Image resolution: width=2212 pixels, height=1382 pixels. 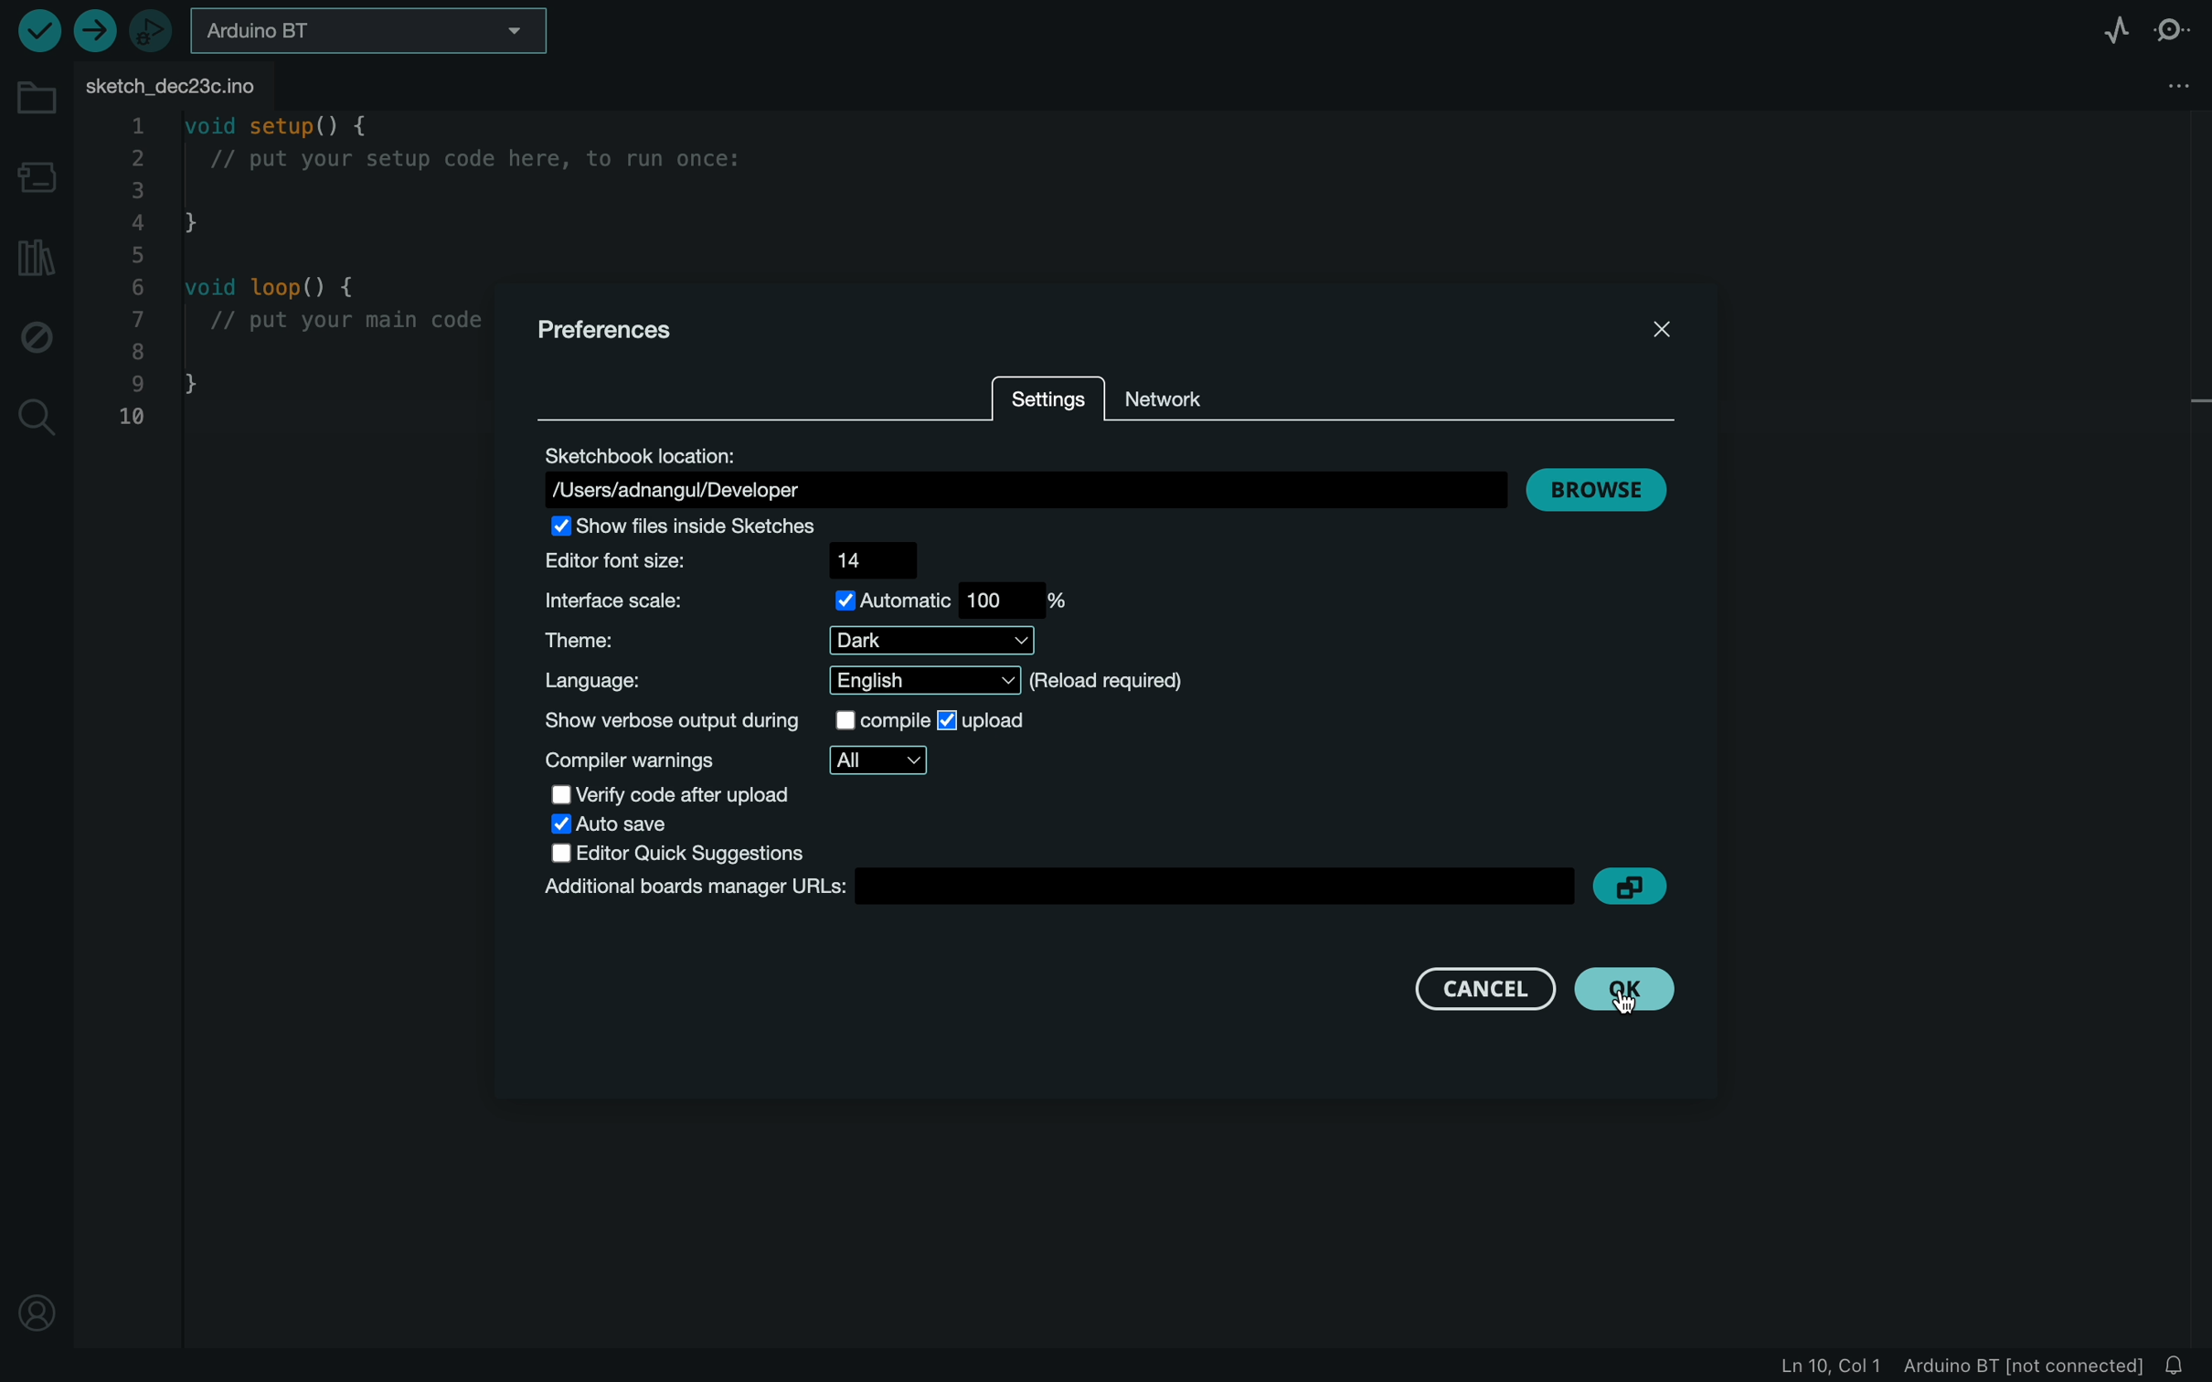 What do you see at coordinates (40, 334) in the screenshot?
I see `debug` at bounding box center [40, 334].